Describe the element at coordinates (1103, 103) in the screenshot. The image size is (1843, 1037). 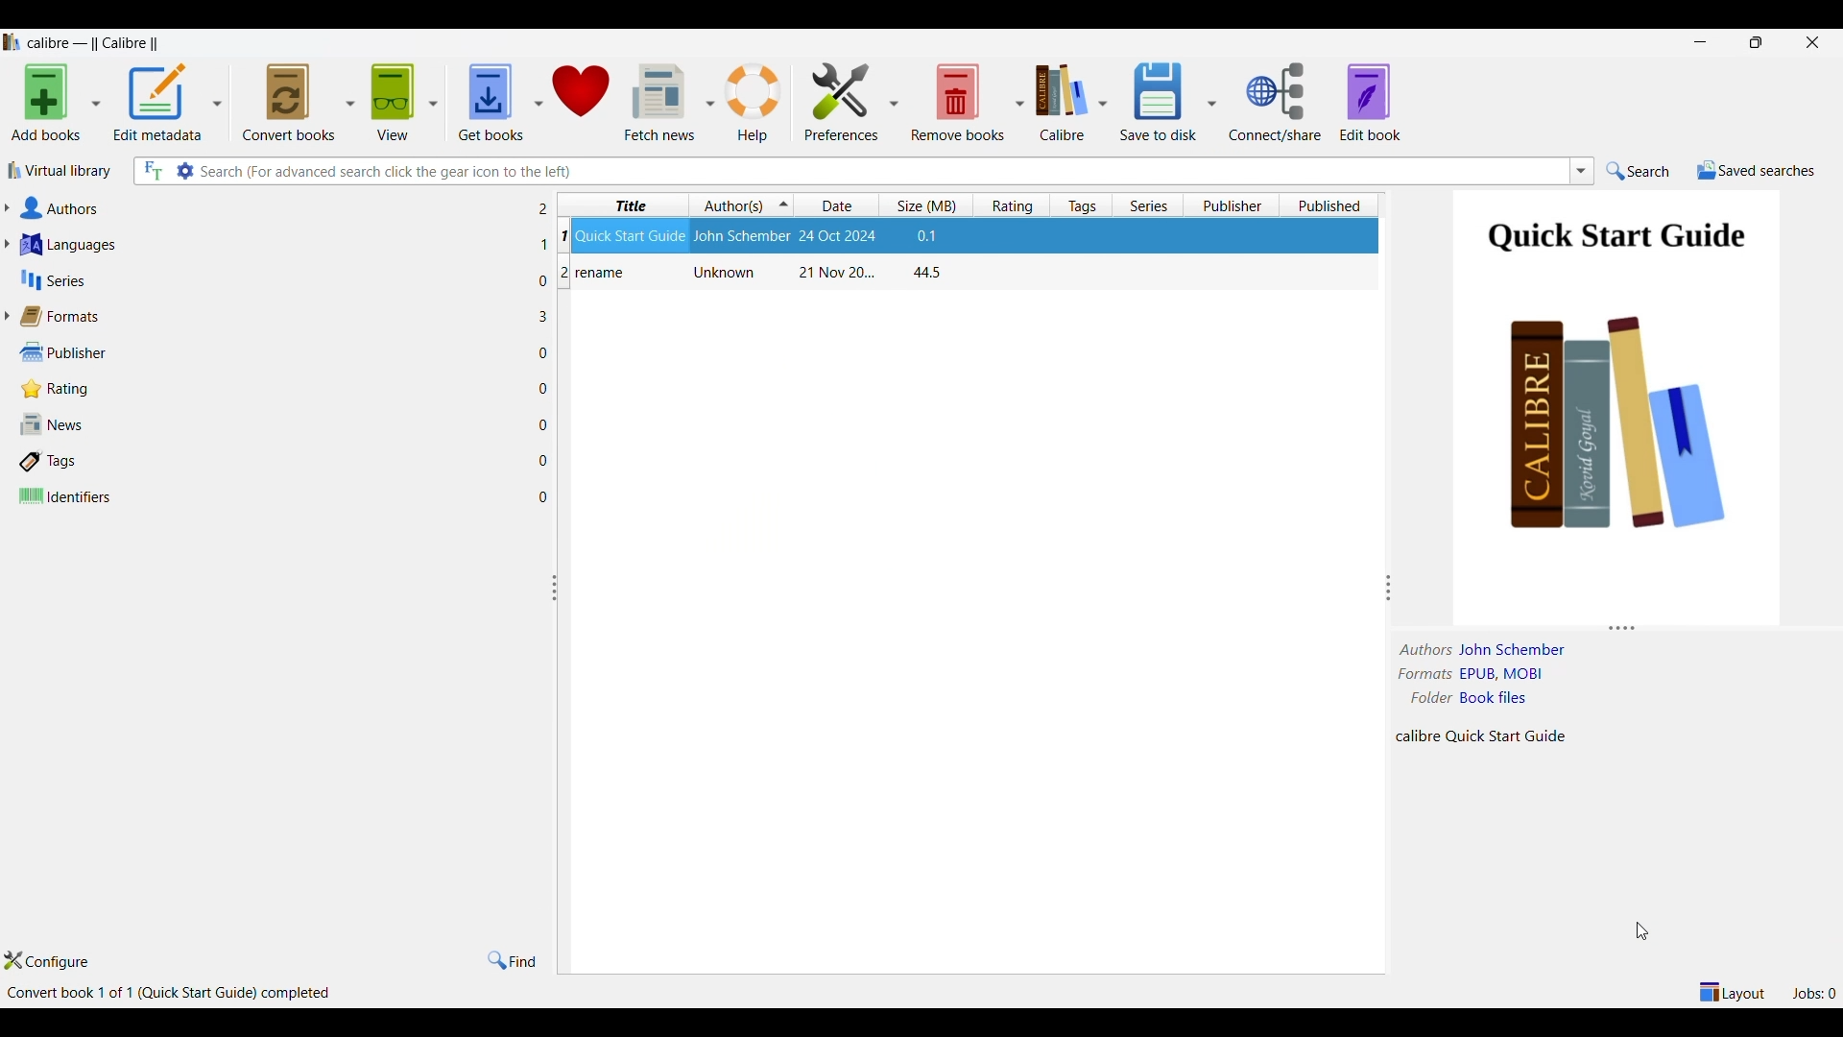
I see `Calibre options` at that location.